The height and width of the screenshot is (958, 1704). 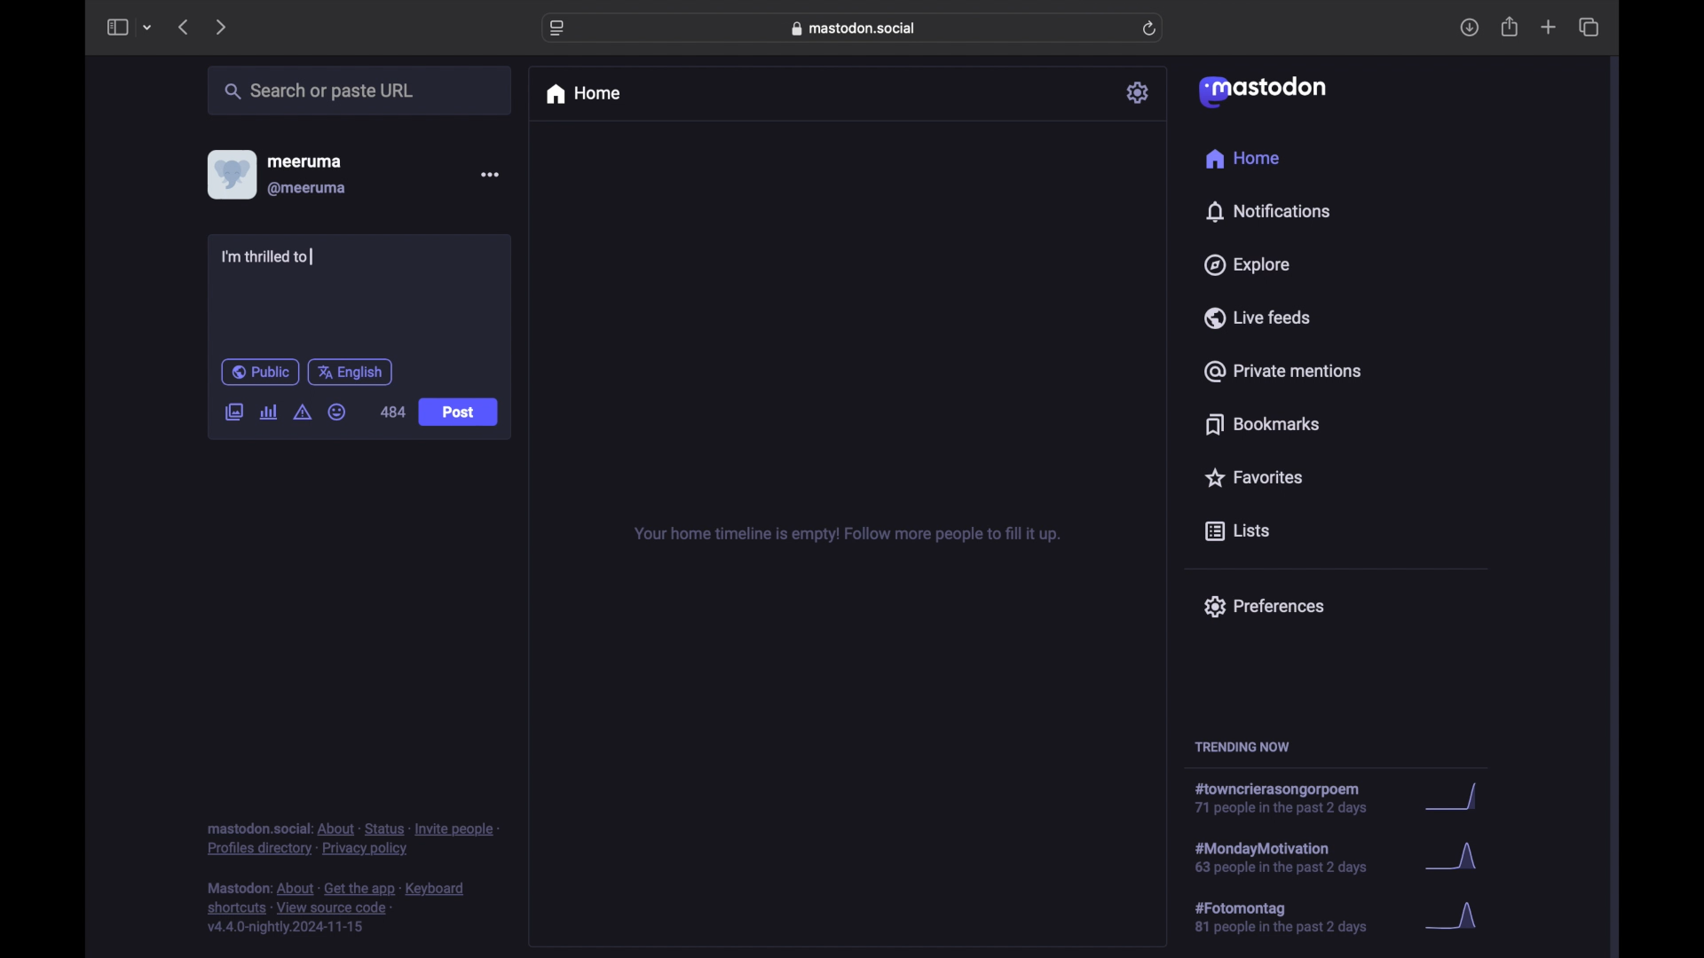 What do you see at coordinates (233, 413) in the screenshot?
I see `add image` at bounding box center [233, 413].